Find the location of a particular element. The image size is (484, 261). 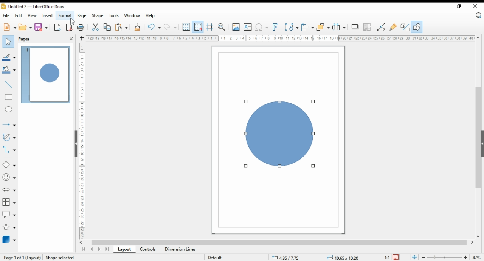

undo is located at coordinates (154, 27).